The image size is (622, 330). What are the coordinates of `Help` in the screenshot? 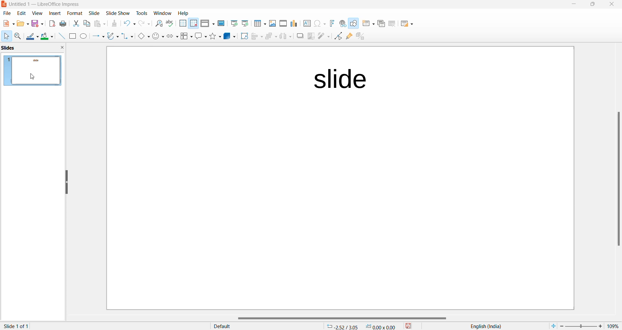 It's located at (184, 13).